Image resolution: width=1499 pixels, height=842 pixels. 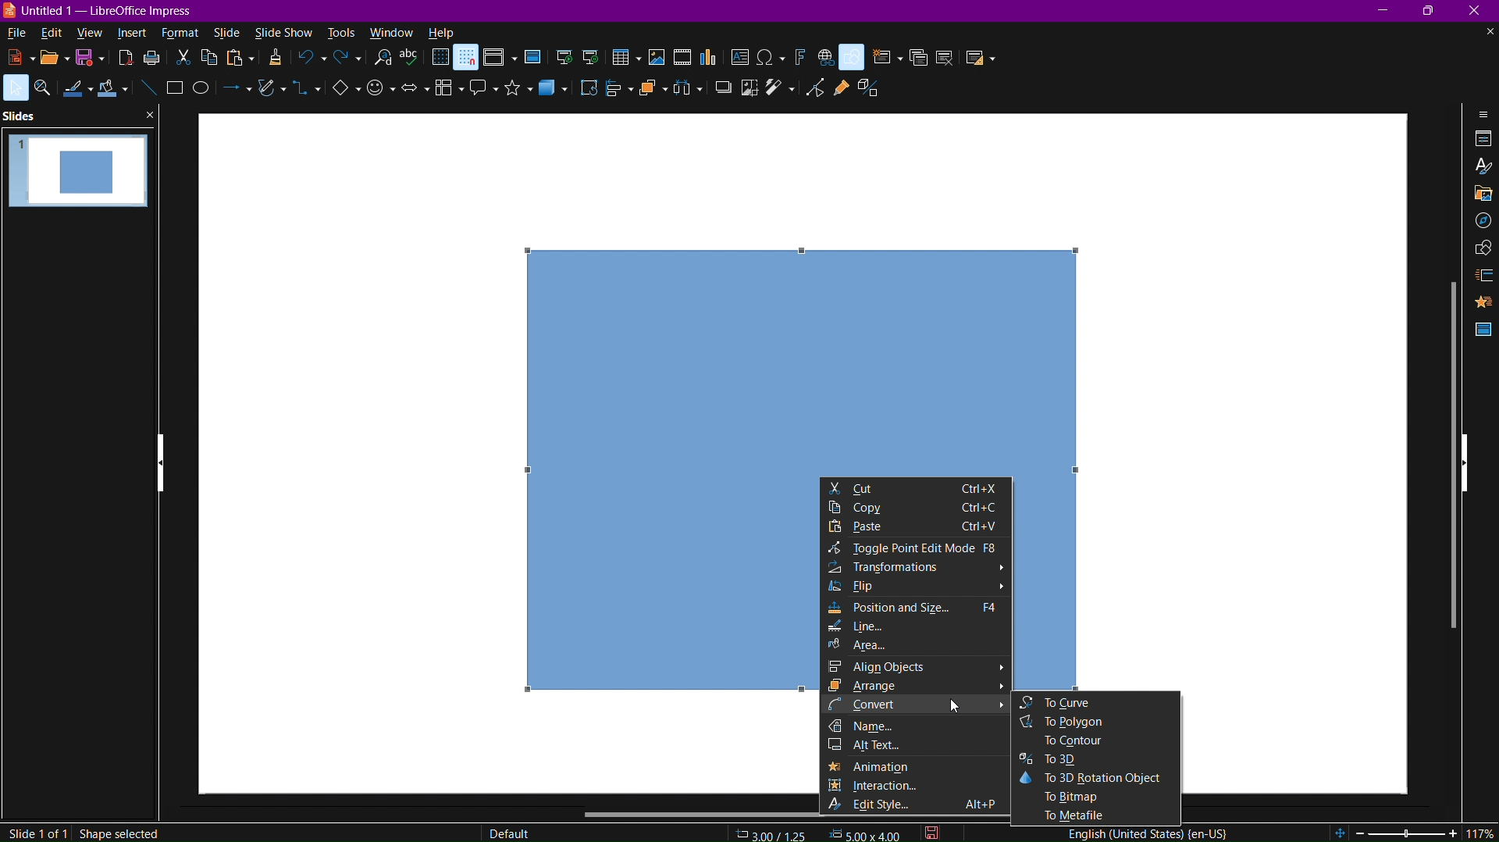 I want to click on Toggle Point Edit Mode, so click(x=919, y=550).